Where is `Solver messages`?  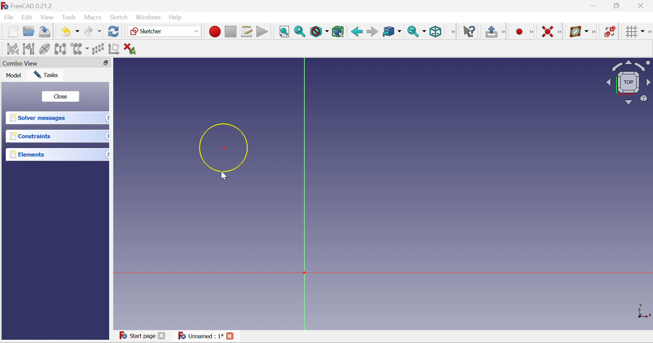
Solver messages is located at coordinates (37, 118).